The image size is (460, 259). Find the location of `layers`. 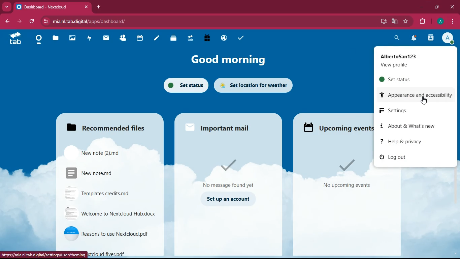

layers is located at coordinates (172, 39).